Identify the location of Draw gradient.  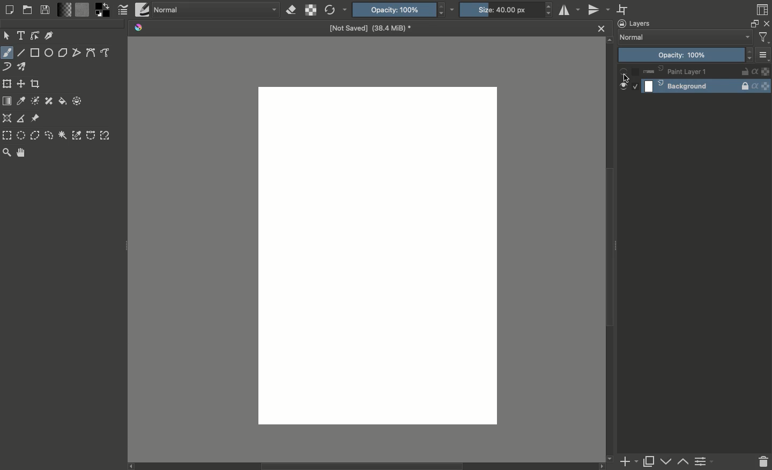
(9, 102).